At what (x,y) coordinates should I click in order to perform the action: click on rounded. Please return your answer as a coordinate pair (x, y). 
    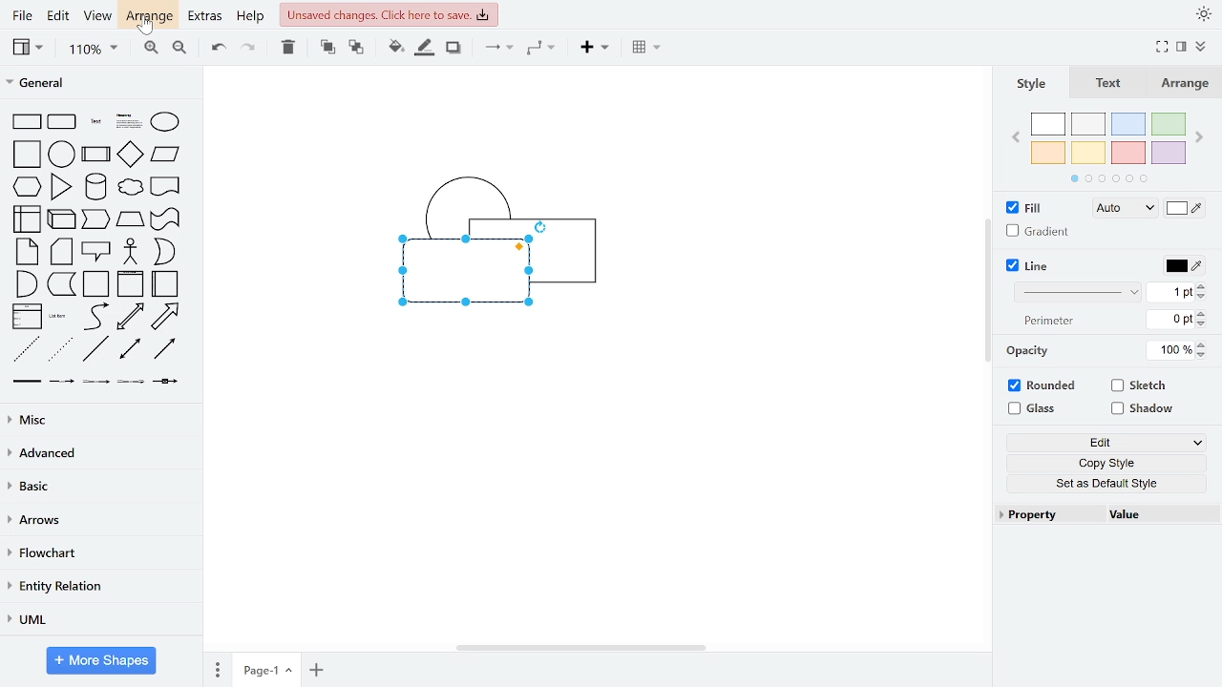
    Looking at the image, I should click on (1042, 385).